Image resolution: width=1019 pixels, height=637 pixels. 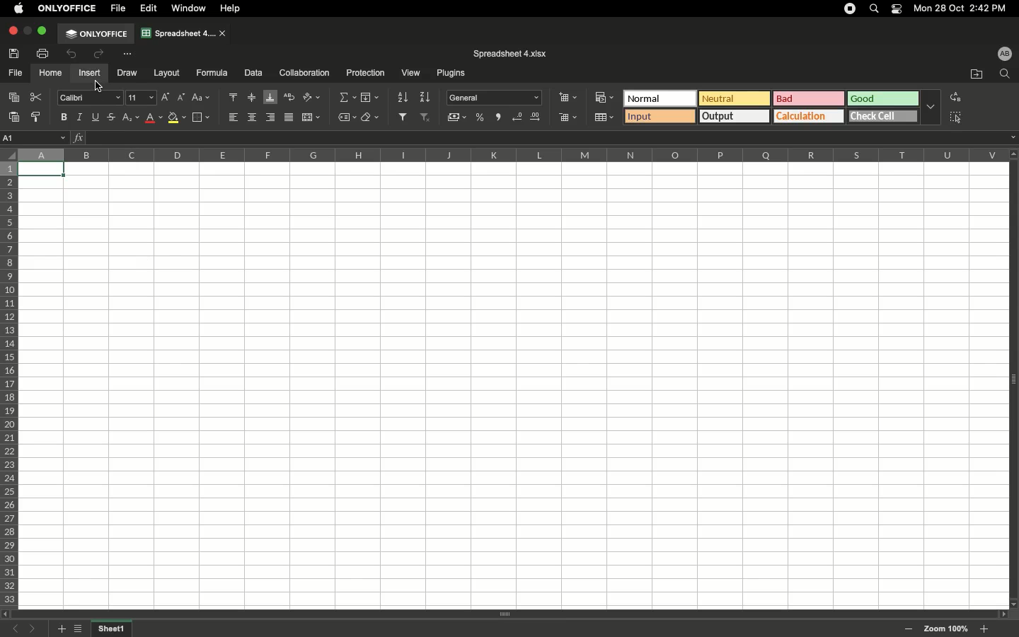 What do you see at coordinates (203, 98) in the screenshot?
I see `Change case` at bounding box center [203, 98].